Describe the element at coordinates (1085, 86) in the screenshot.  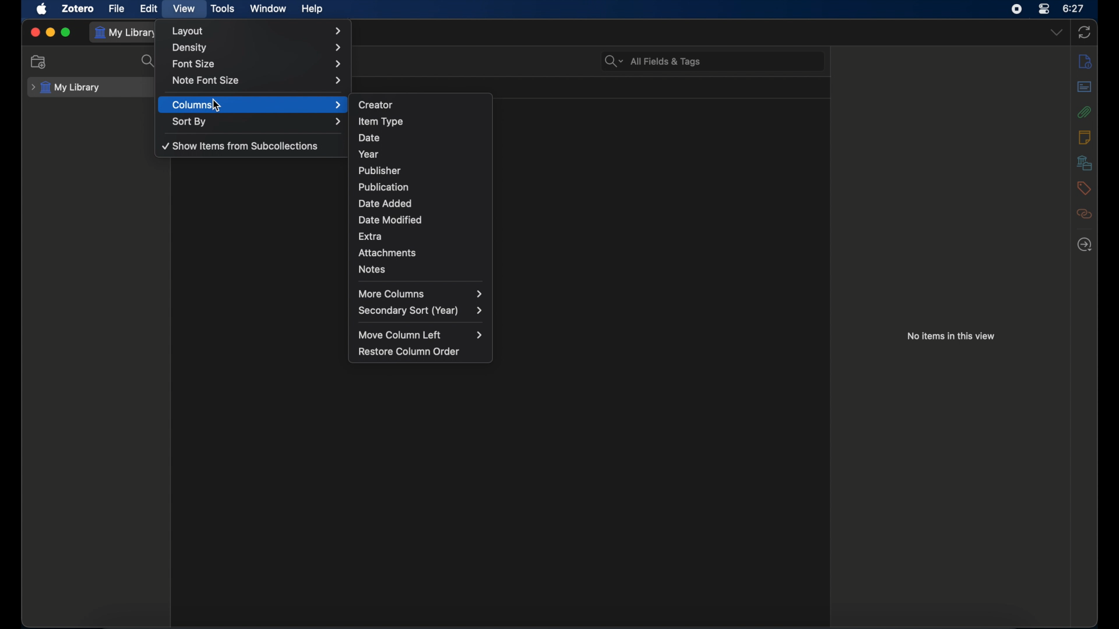
I see `abstract` at that location.